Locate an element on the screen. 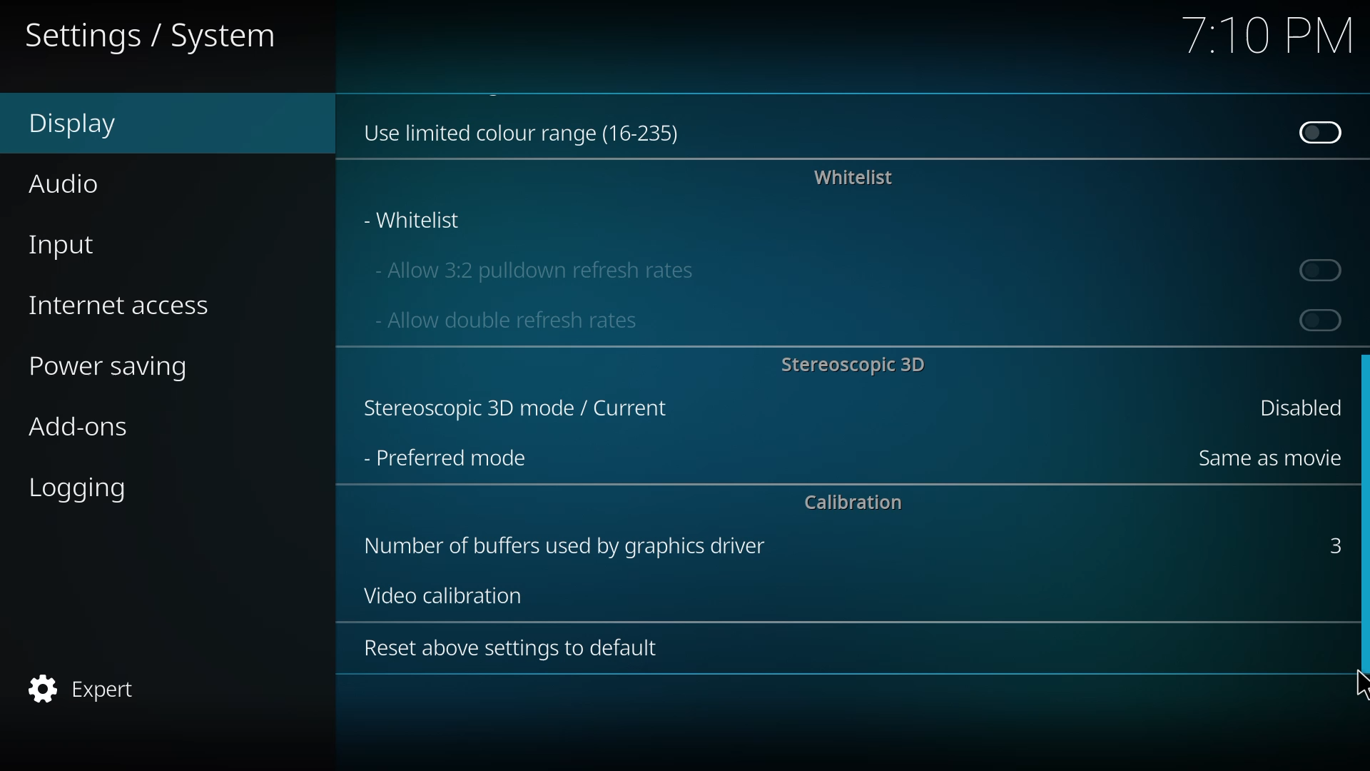  stereoscopic 3d is located at coordinates (852, 363).